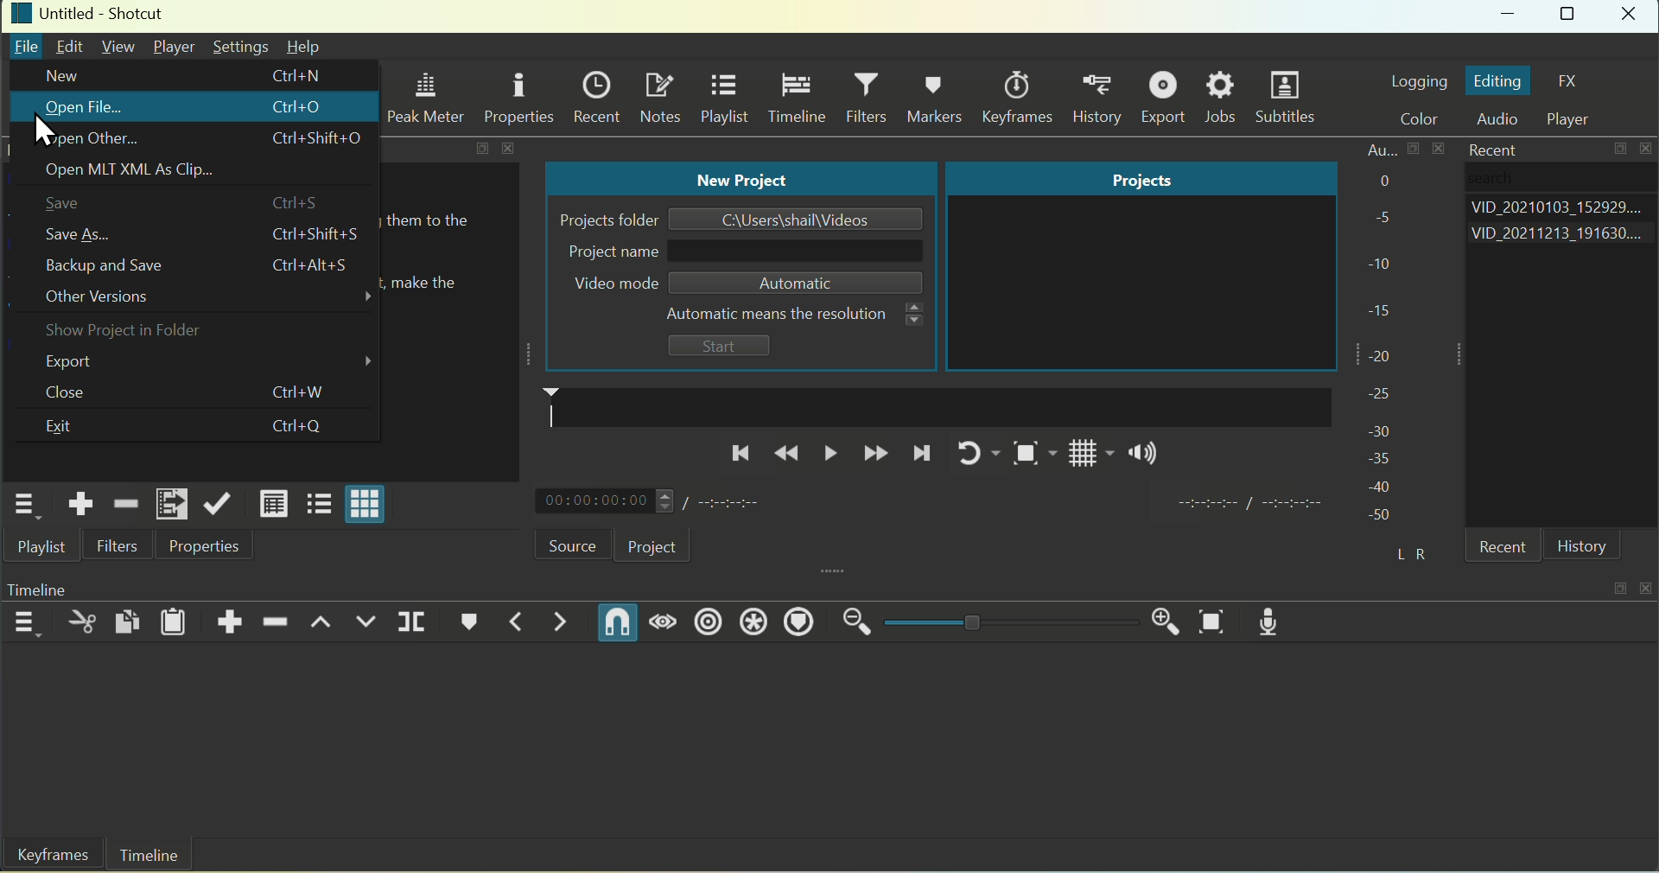 Image resolution: width=1659 pixels, height=873 pixels. I want to click on Properties, so click(202, 546).